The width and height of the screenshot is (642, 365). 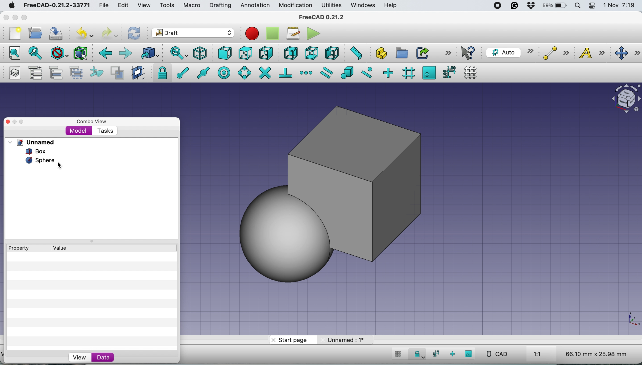 I want to click on cursor, so click(x=62, y=165).